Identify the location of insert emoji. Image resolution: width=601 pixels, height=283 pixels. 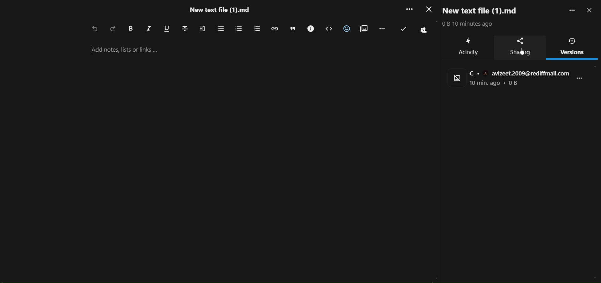
(347, 28).